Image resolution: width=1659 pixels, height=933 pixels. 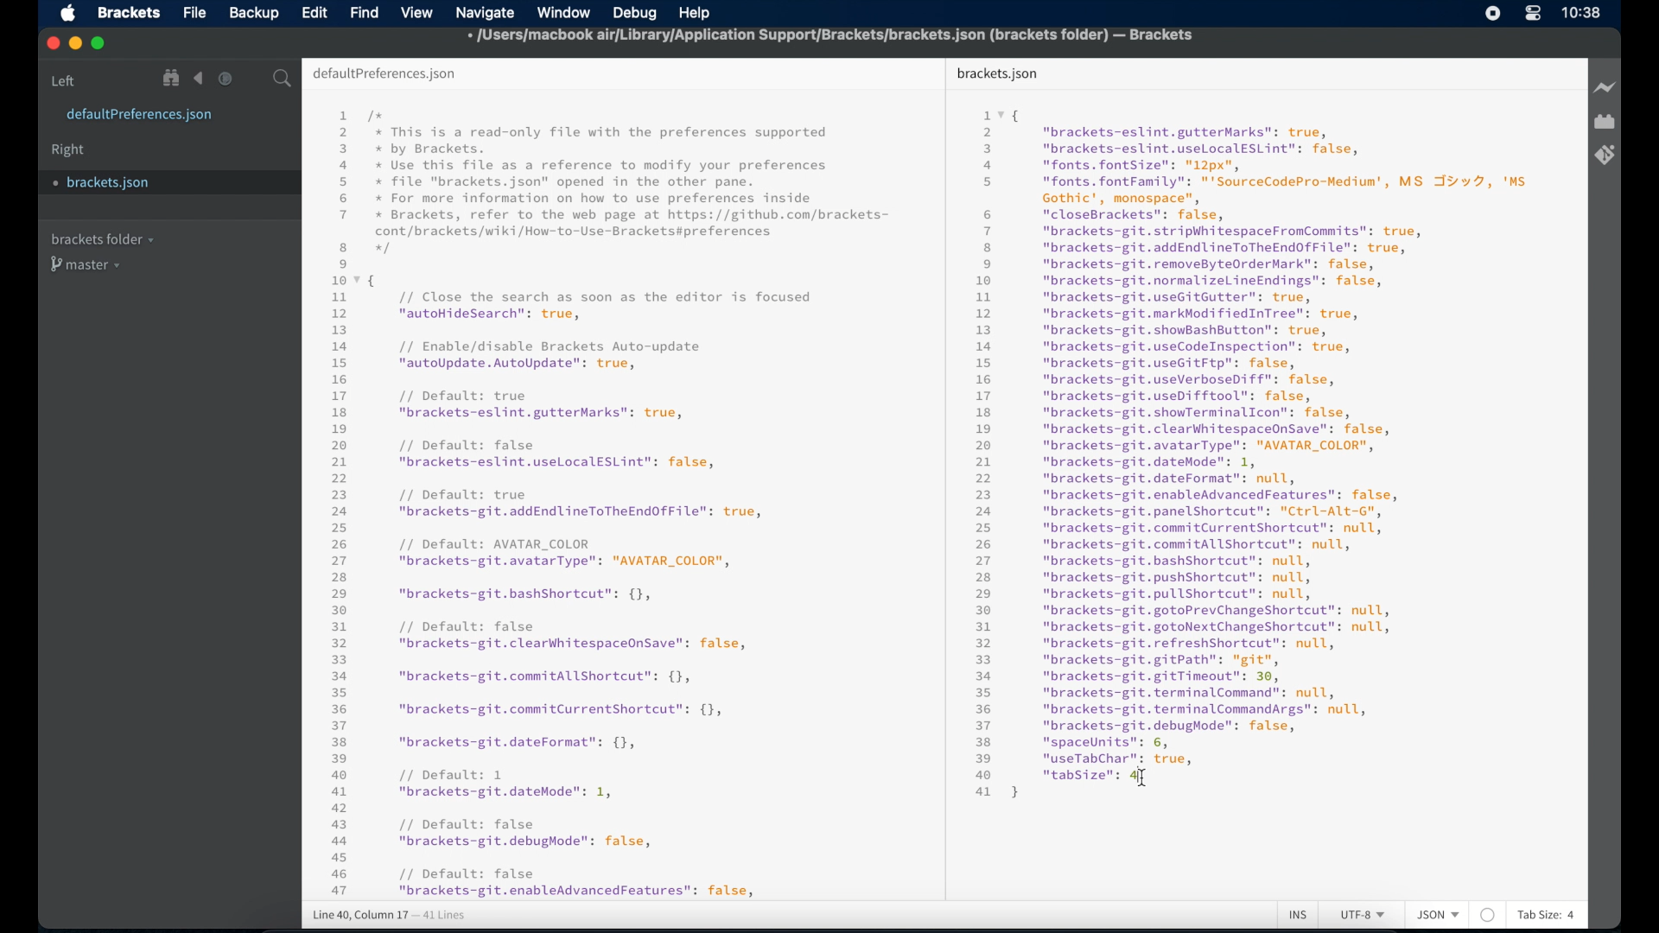 I want to click on screen recorder icon, so click(x=1493, y=13).